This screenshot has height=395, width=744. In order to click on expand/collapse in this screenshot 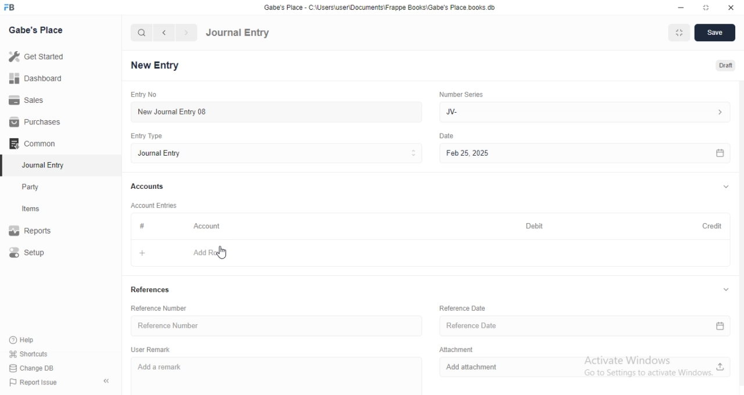, I will do `click(725, 188)`.